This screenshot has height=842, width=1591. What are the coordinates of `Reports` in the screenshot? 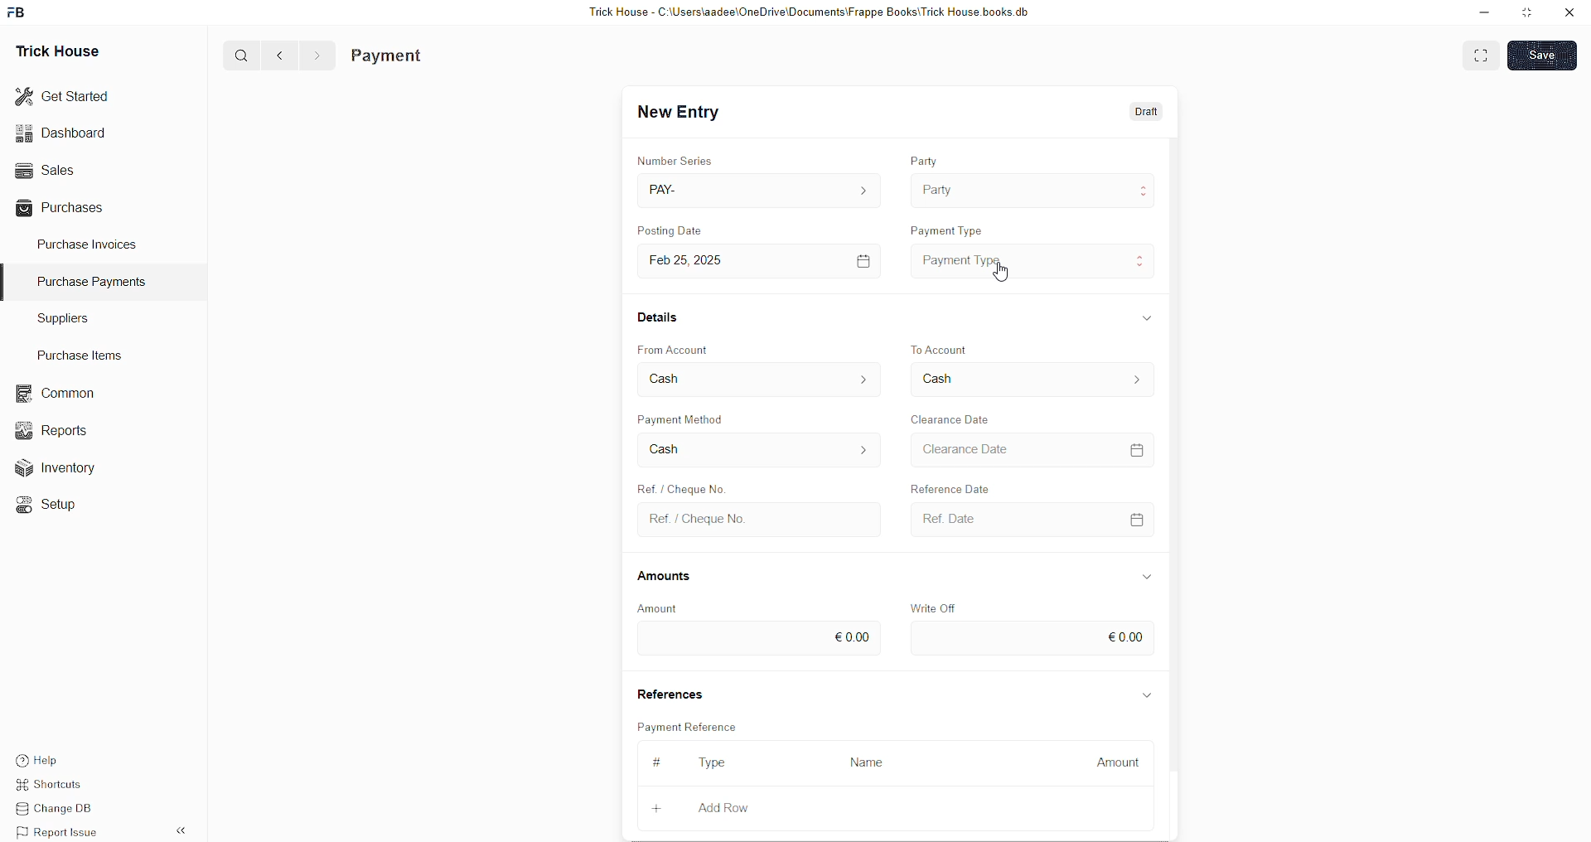 It's located at (57, 428).